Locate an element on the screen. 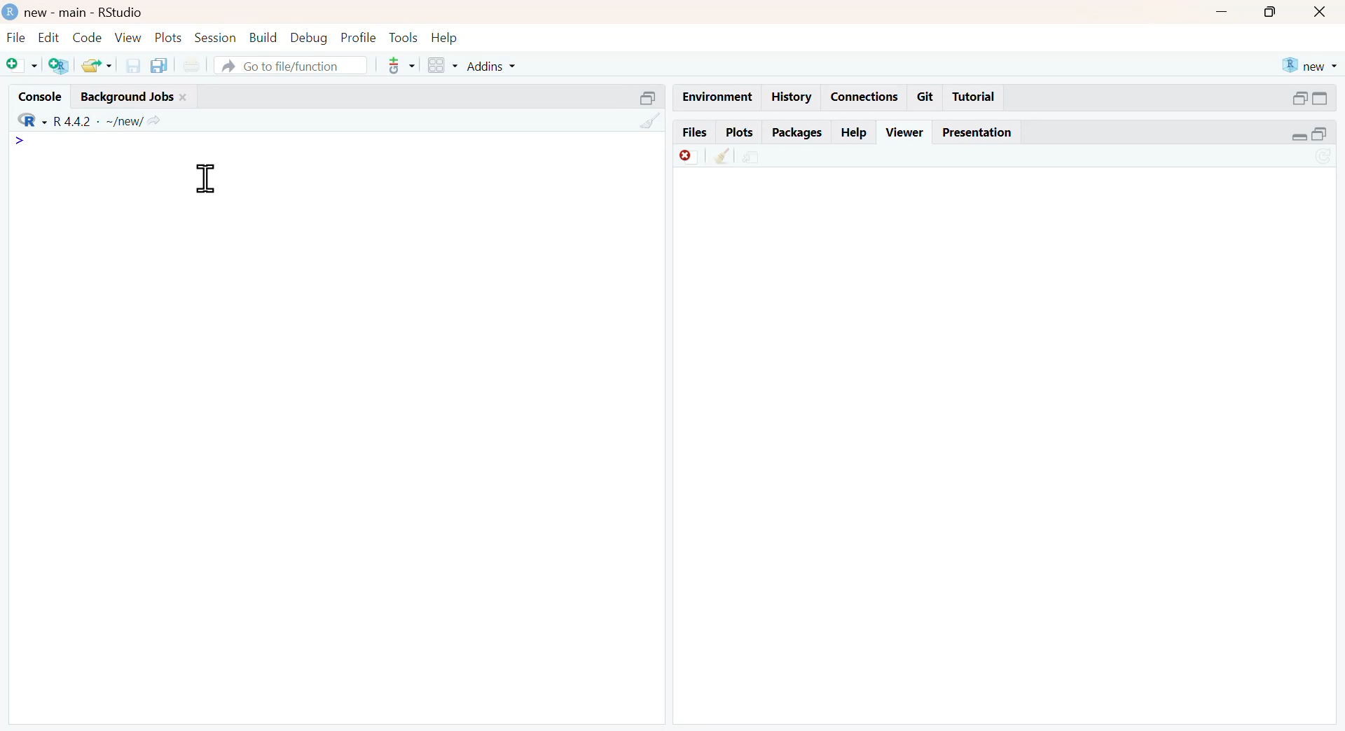 This screenshot has height=731, width=1345. code is located at coordinates (88, 37).